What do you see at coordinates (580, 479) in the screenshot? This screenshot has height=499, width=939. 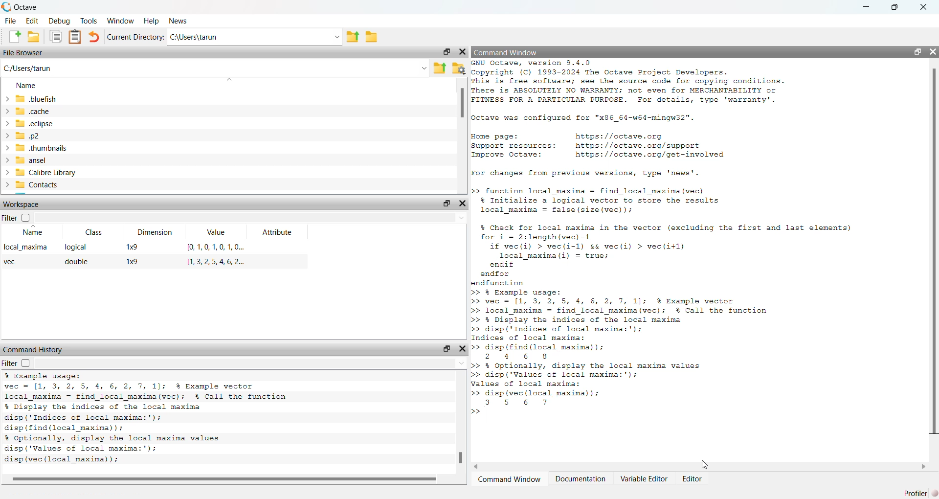 I see `Documentation` at bounding box center [580, 479].